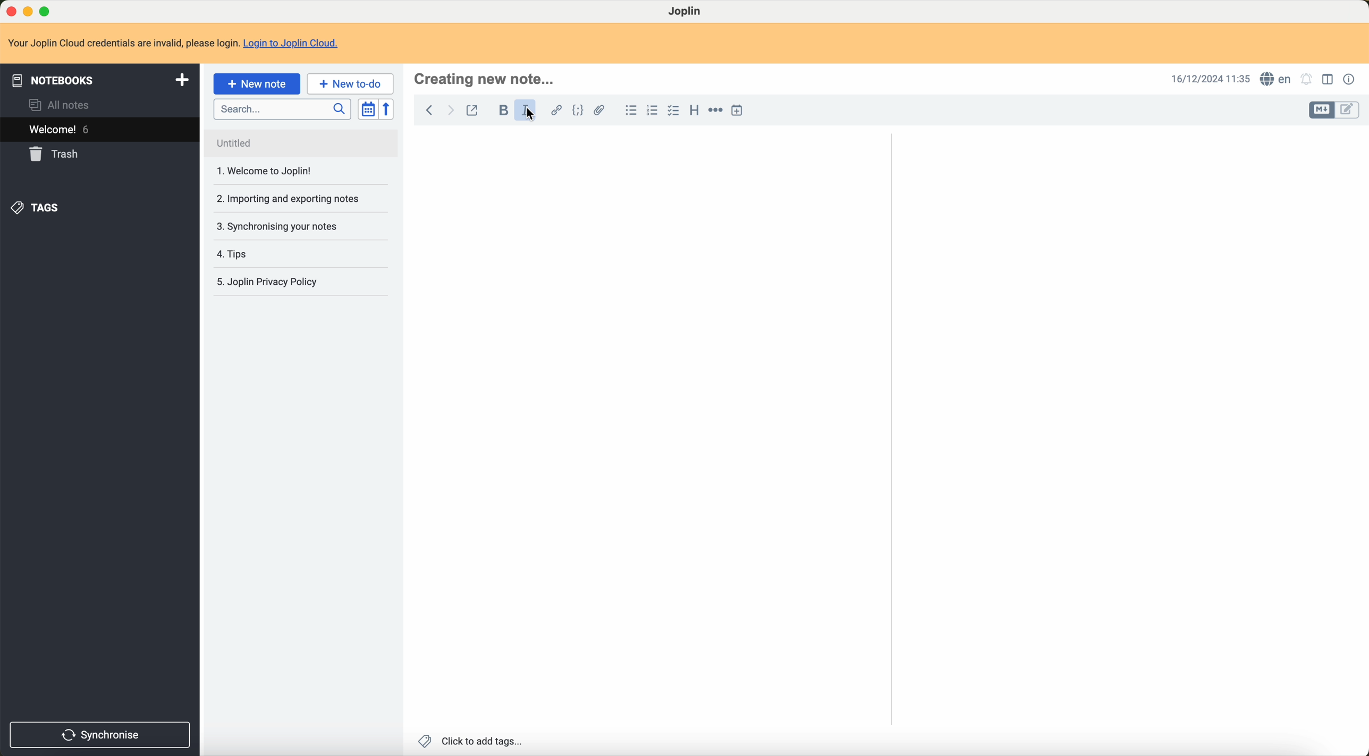  What do you see at coordinates (62, 131) in the screenshot?
I see `welcome` at bounding box center [62, 131].